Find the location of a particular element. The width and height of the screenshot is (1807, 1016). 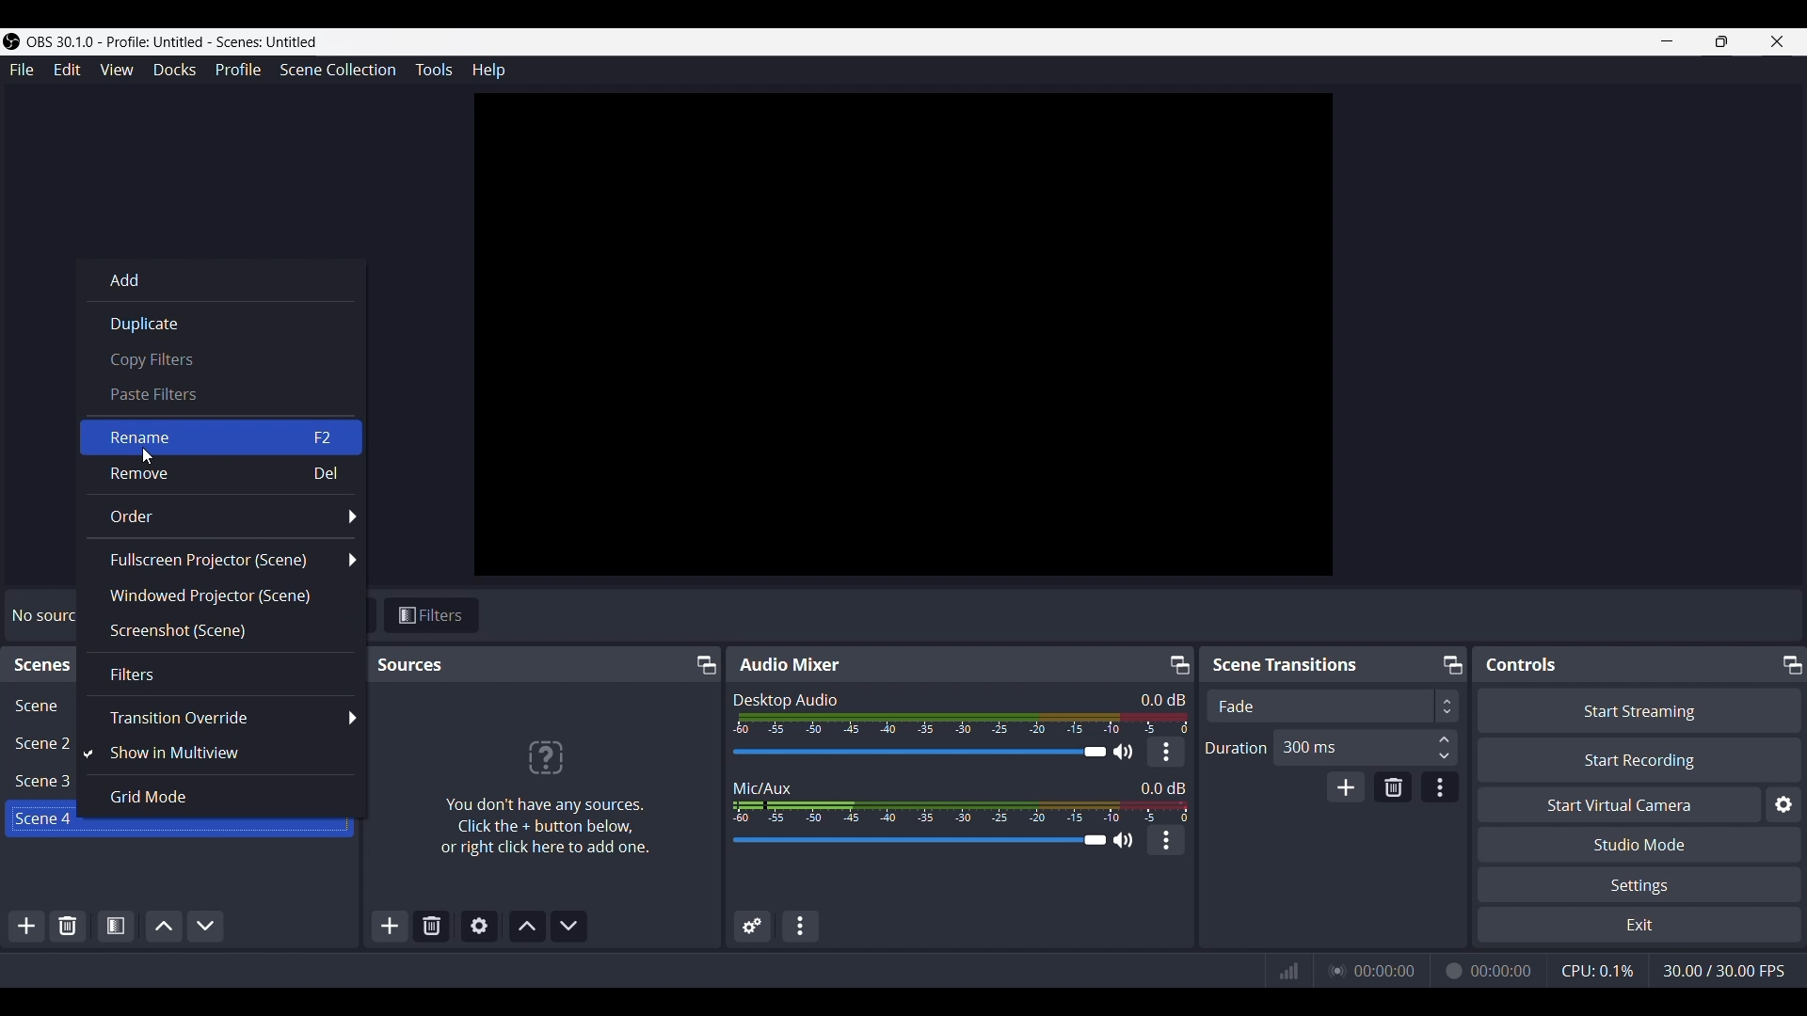

Live Duration Time is located at coordinates (1384, 971).